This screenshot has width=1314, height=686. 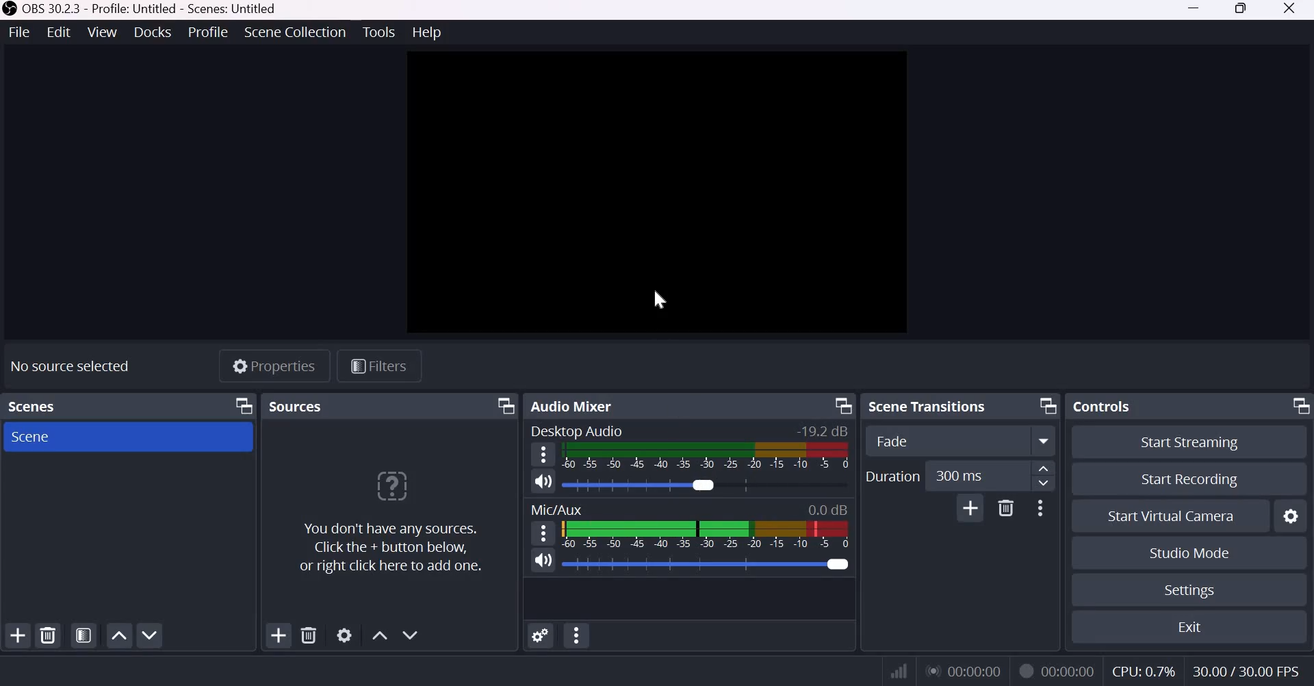 What do you see at coordinates (1038, 509) in the screenshot?
I see `More Options` at bounding box center [1038, 509].